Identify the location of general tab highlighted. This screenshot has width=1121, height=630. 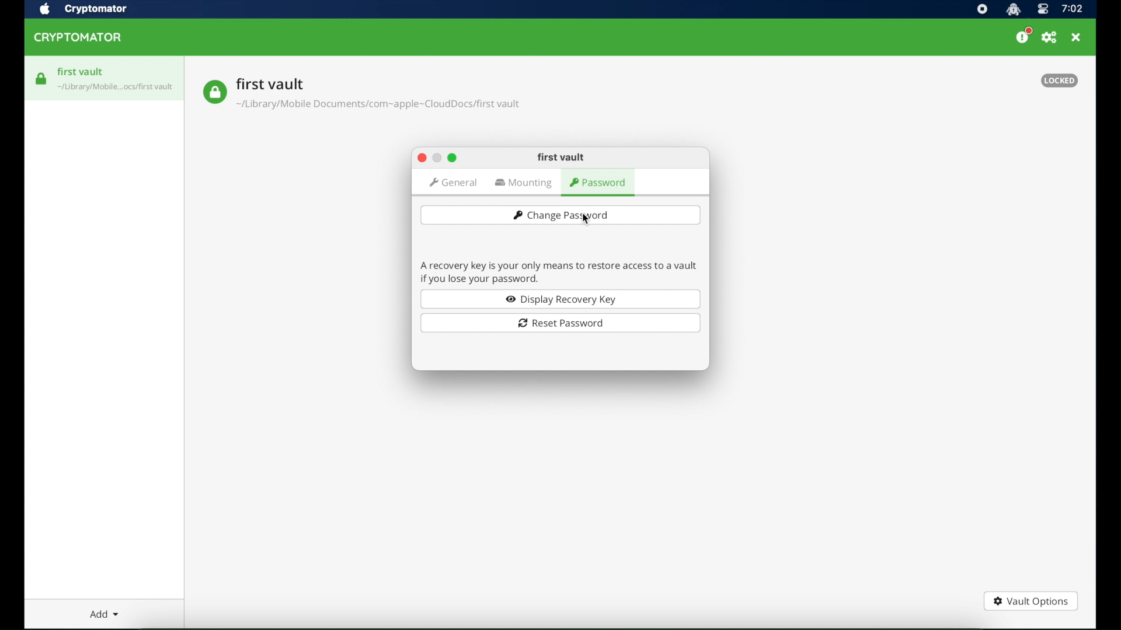
(452, 183).